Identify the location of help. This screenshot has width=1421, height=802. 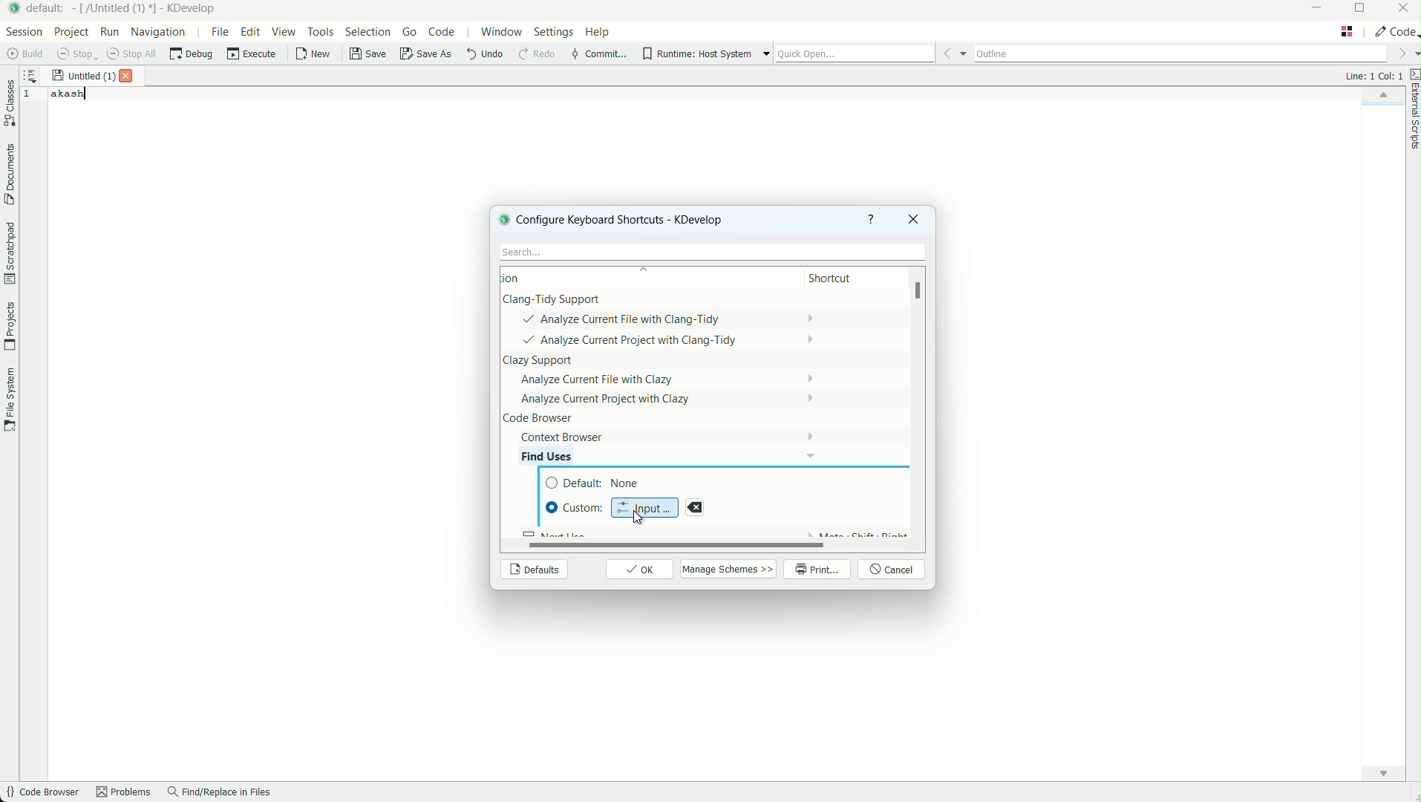
(872, 219).